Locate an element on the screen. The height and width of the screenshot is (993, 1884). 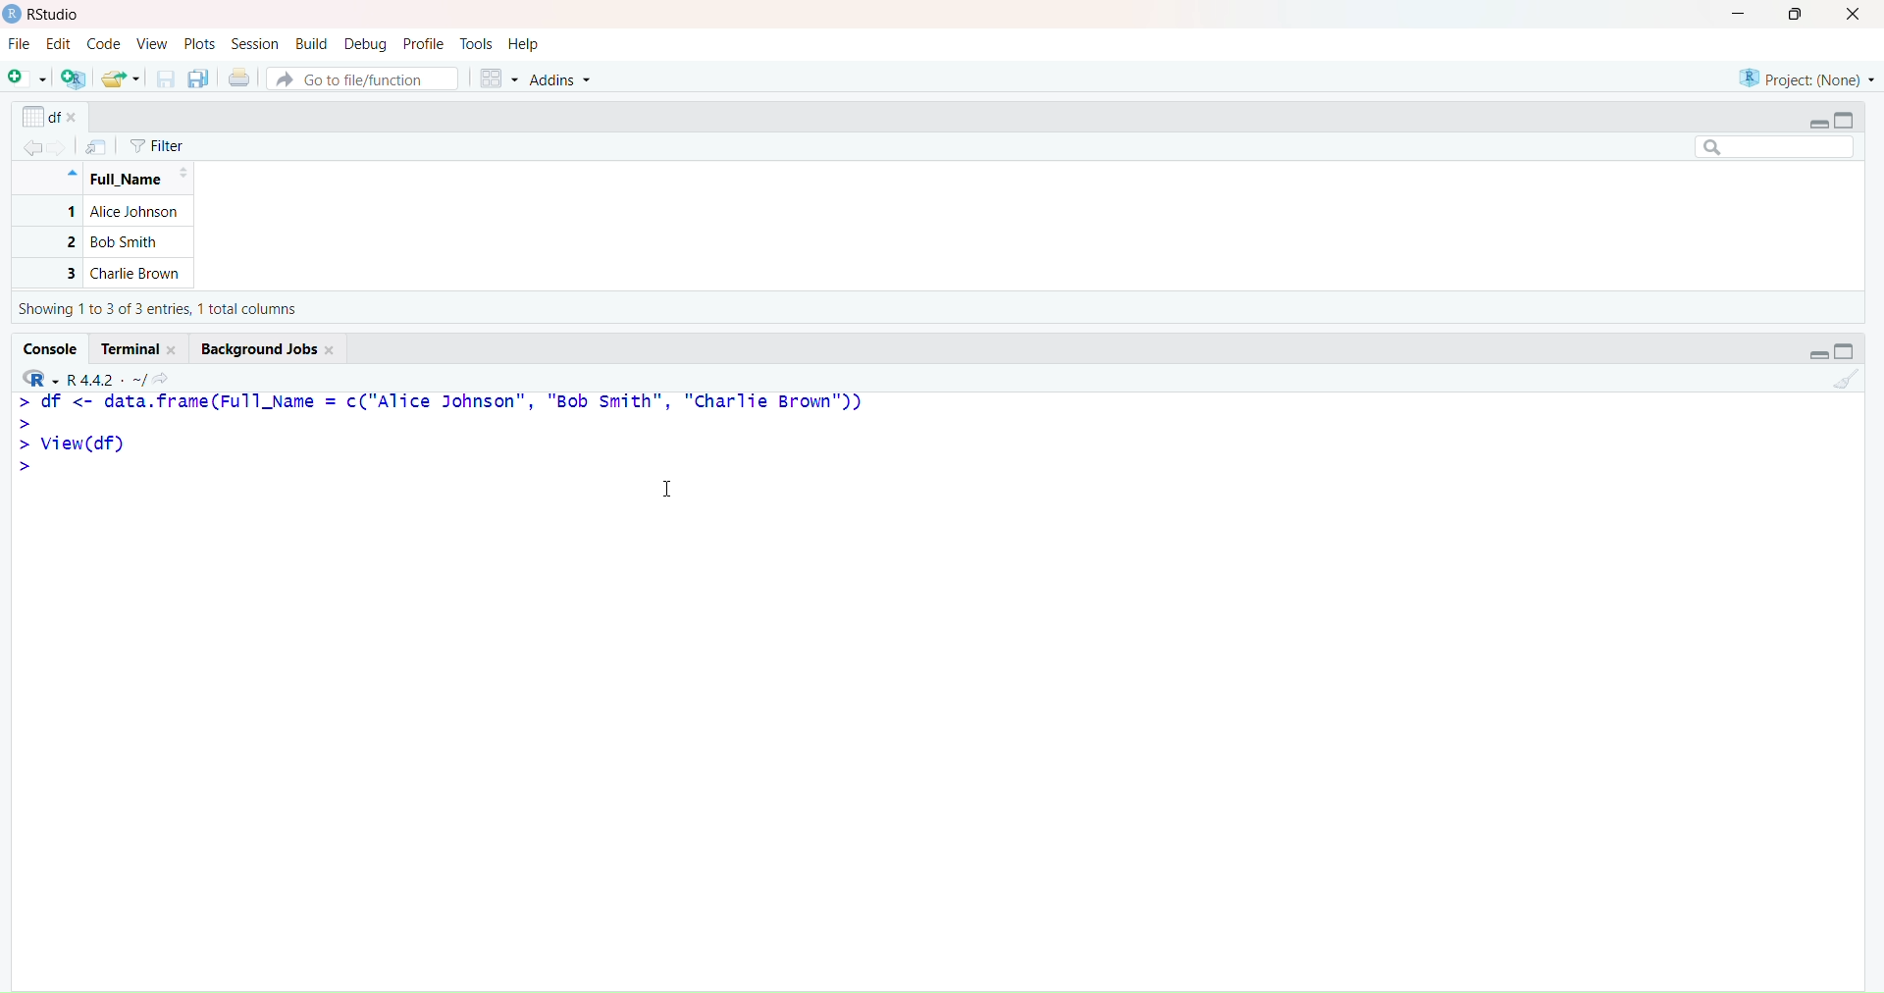
Debug is located at coordinates (365, 44).